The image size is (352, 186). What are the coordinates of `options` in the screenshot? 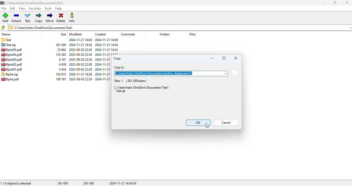 It's located at (225, 73).